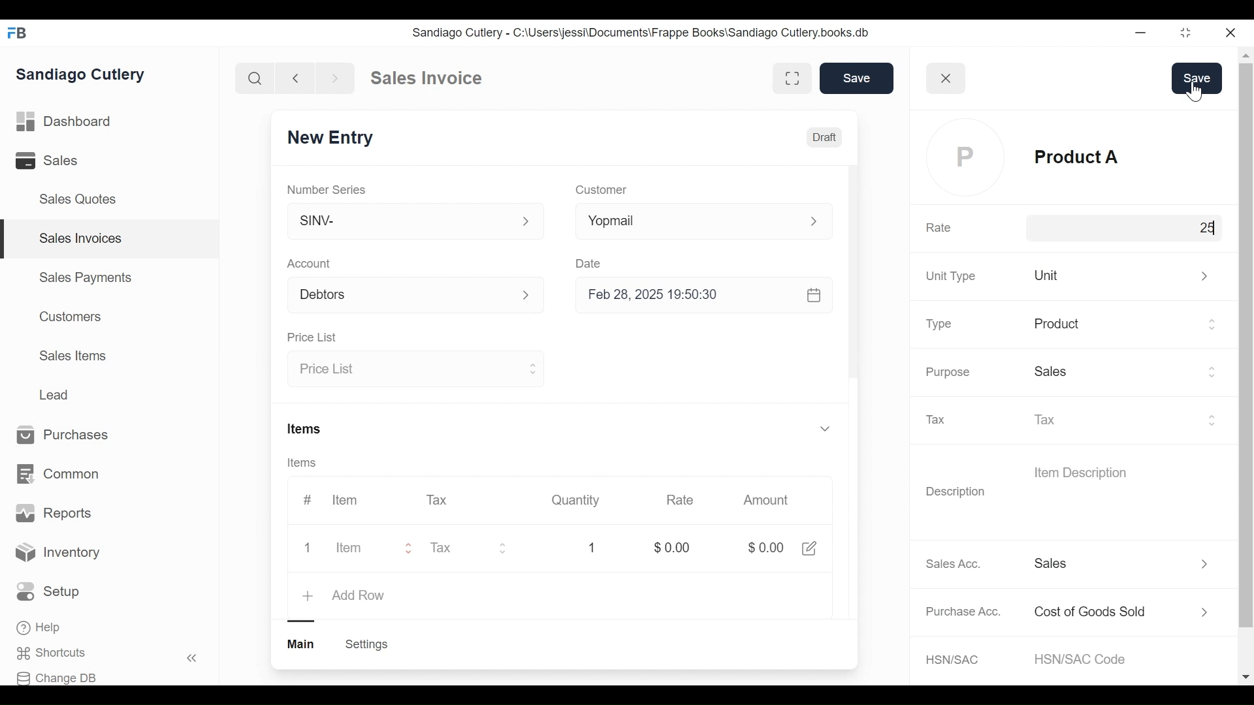  Describe the element at coordinates (792, 78) in the screenshot. I see `fullscreen` at that location.